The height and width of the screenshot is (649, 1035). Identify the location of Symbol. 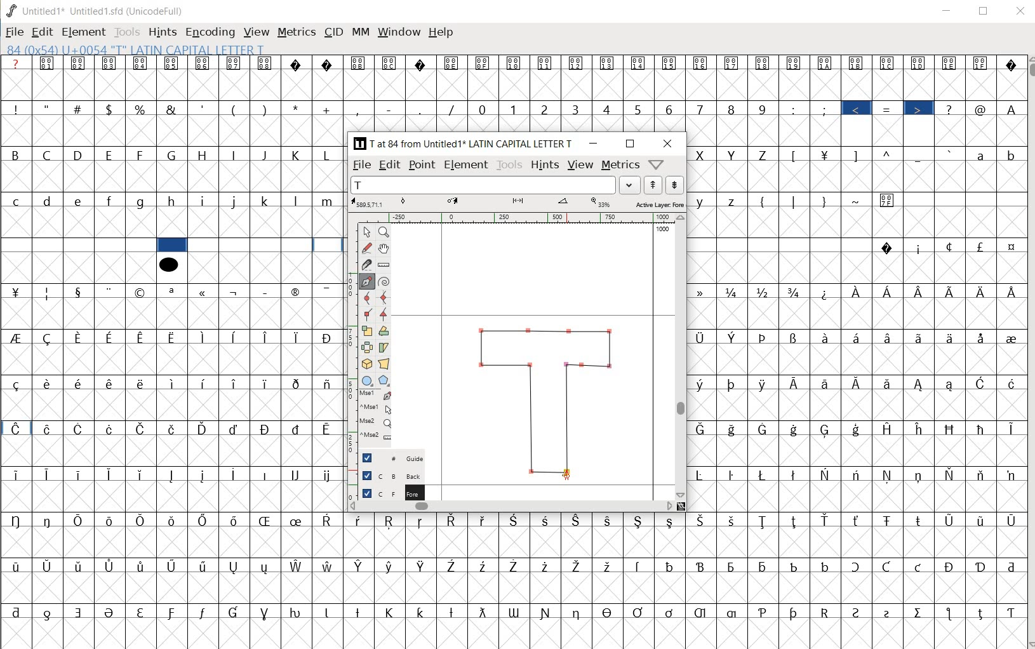
(1009, 613).